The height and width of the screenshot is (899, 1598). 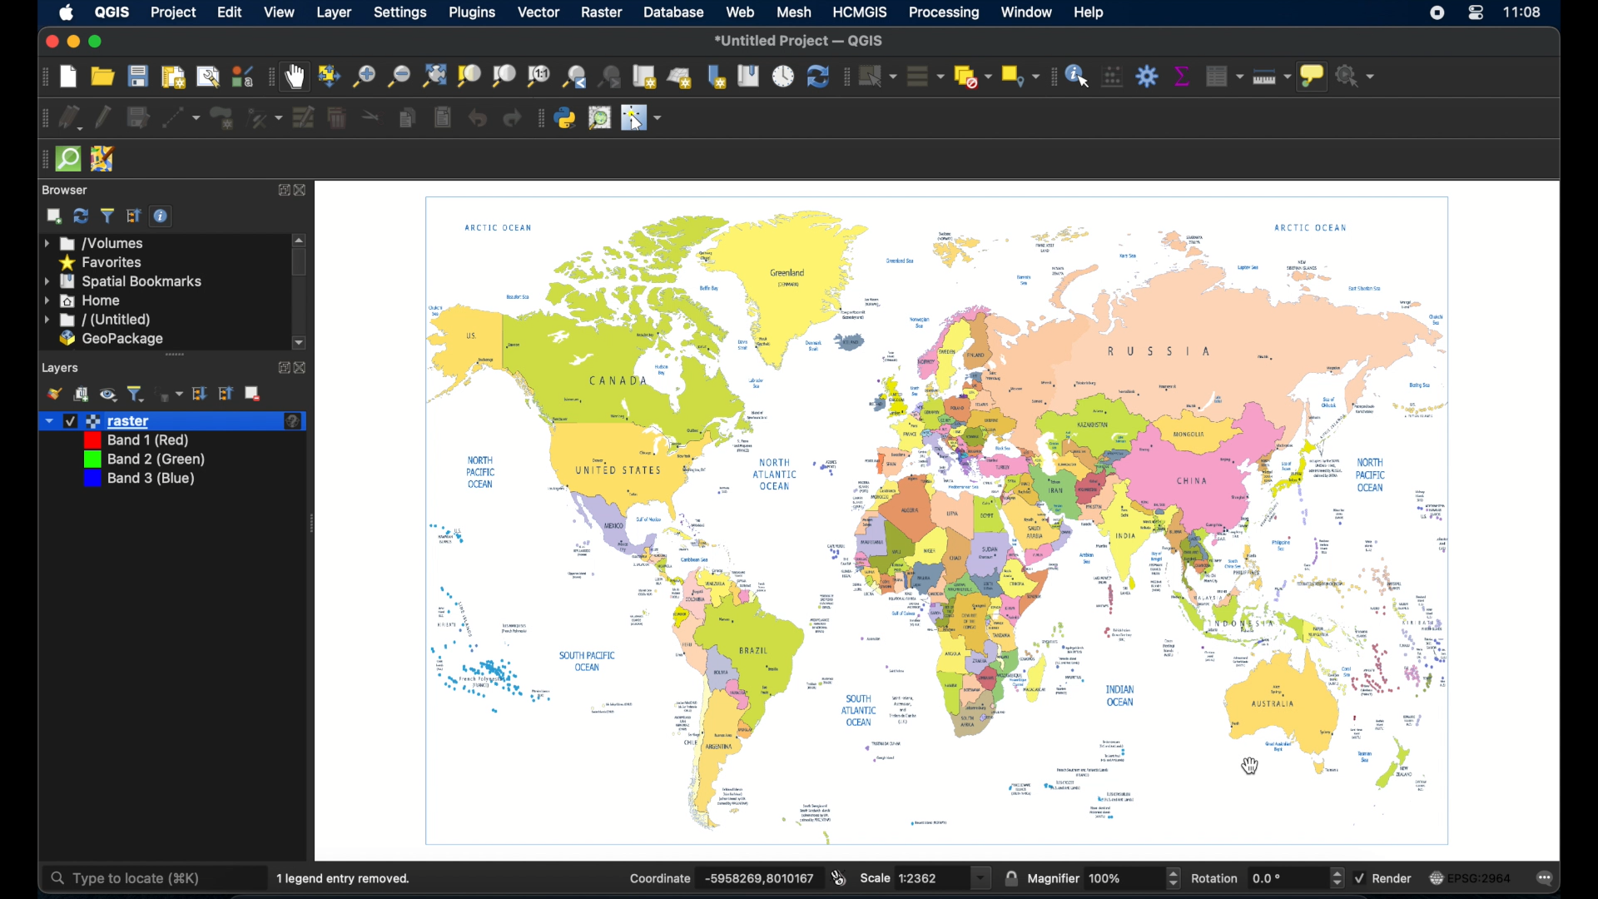 I want to click on show statistical summary, so click(x=1181, y=76).